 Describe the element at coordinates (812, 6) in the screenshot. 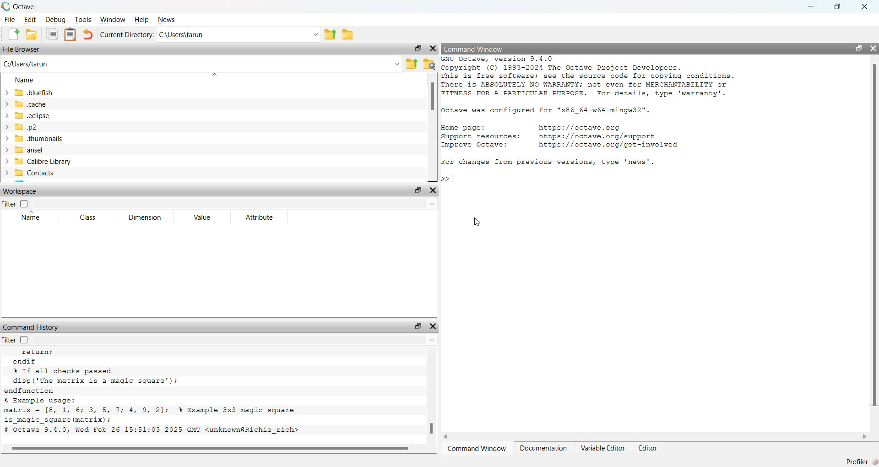

I see `minimize` at that location.